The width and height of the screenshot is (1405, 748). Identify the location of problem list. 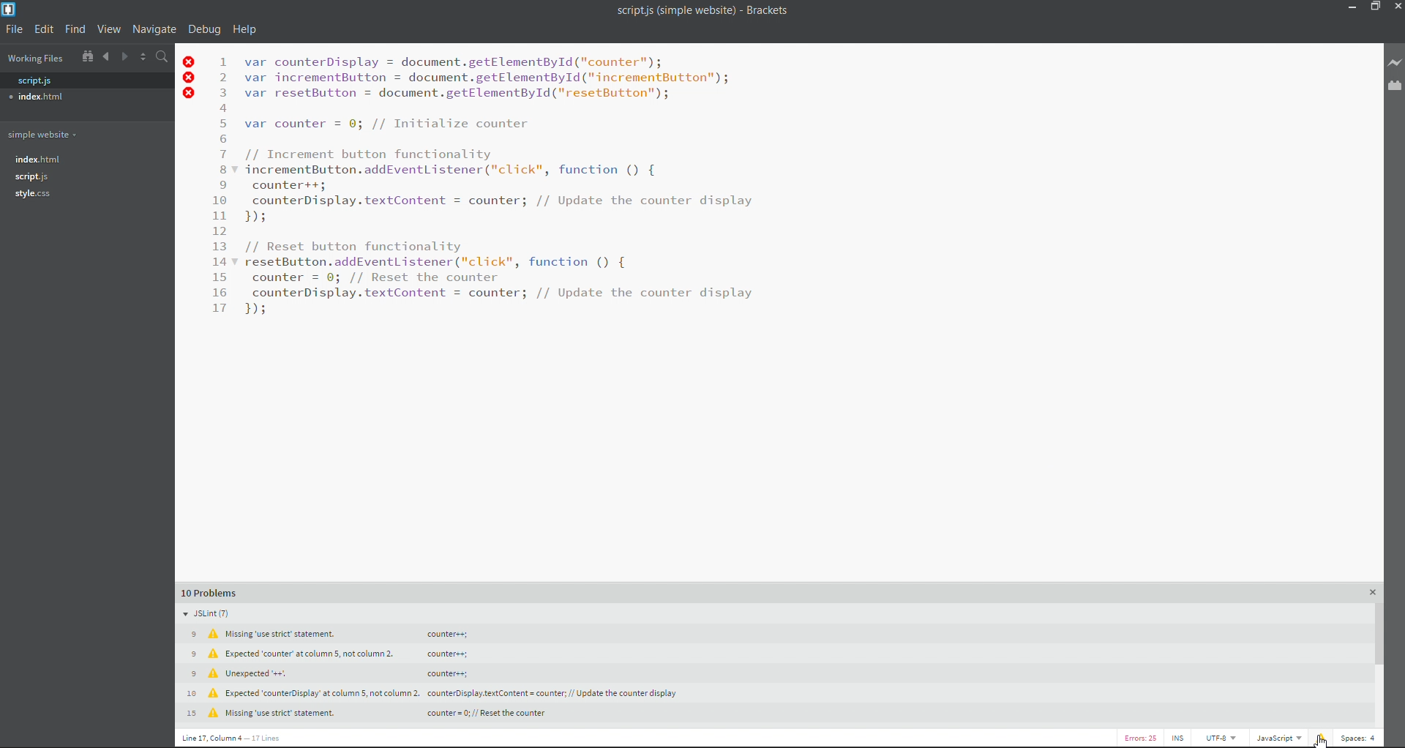
(754, 591).